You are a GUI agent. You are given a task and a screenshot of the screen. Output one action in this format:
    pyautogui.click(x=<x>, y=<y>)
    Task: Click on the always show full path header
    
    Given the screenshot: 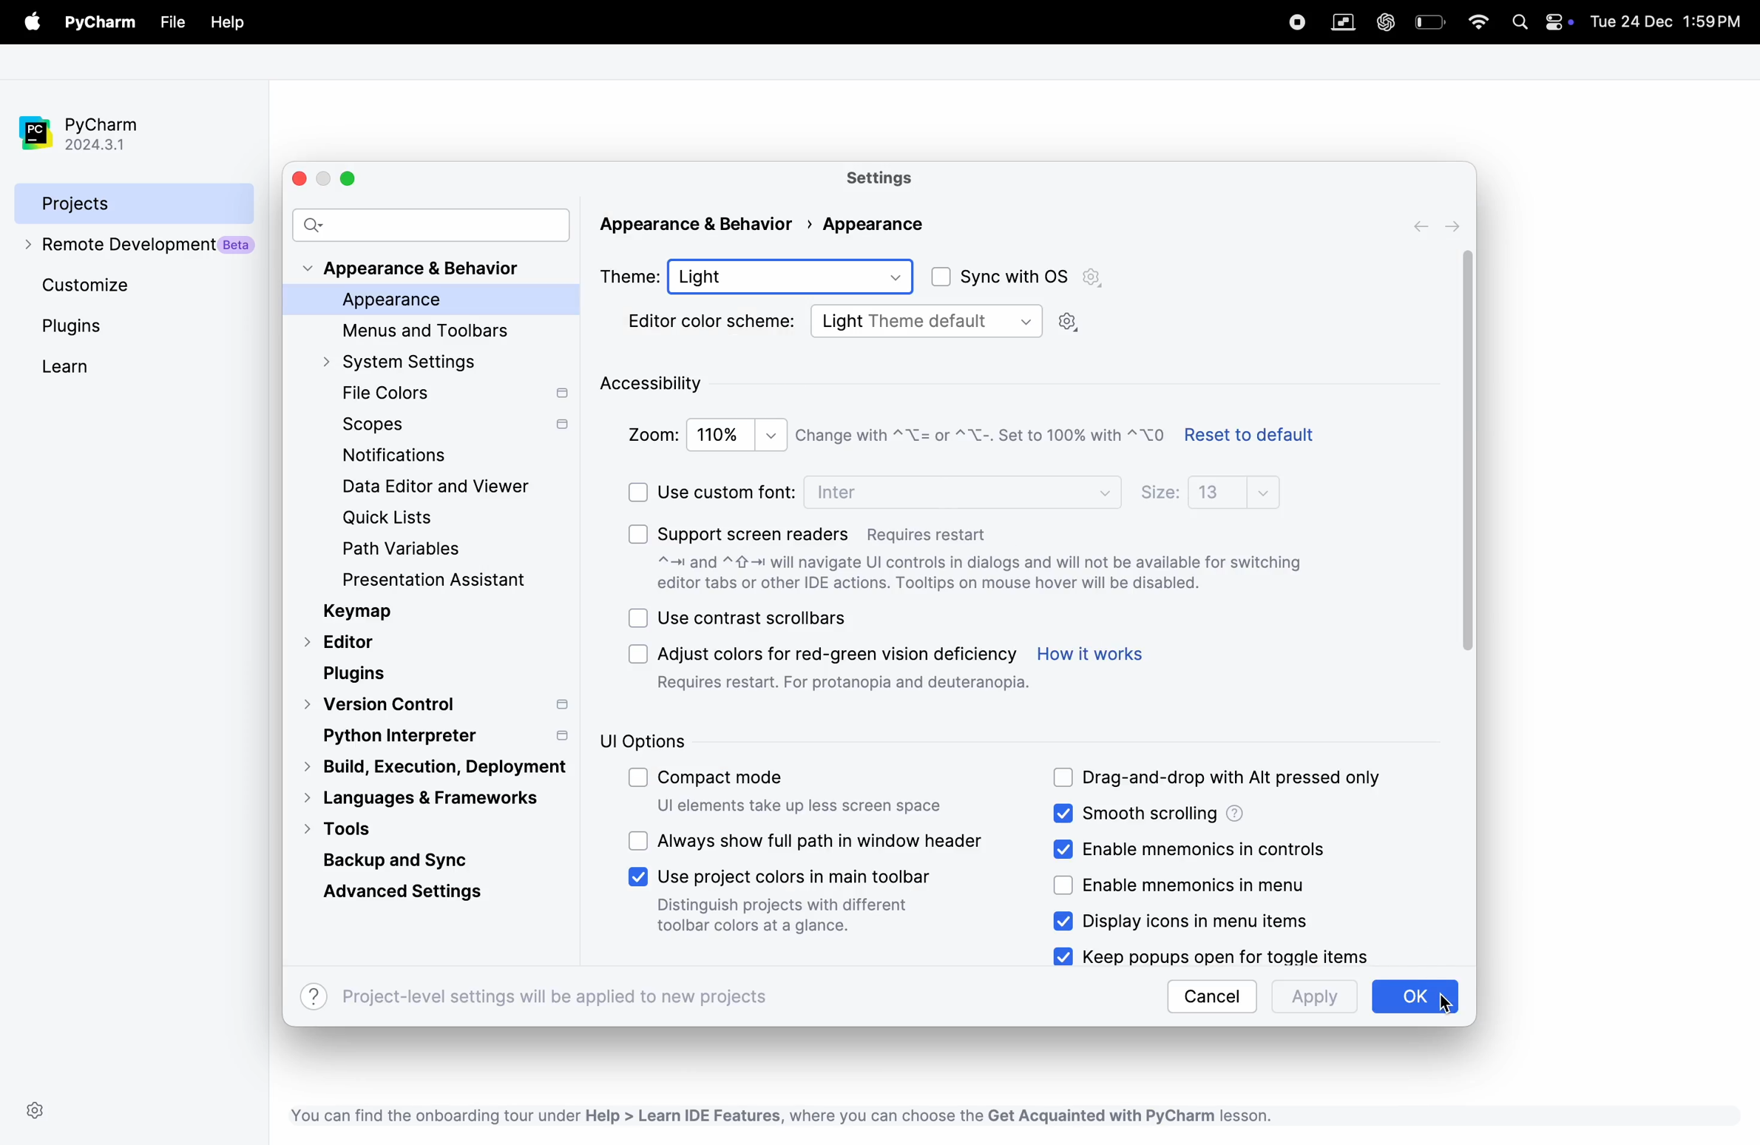 What is the action you would take?
    pyautogui.click(x=827, y=840)
    